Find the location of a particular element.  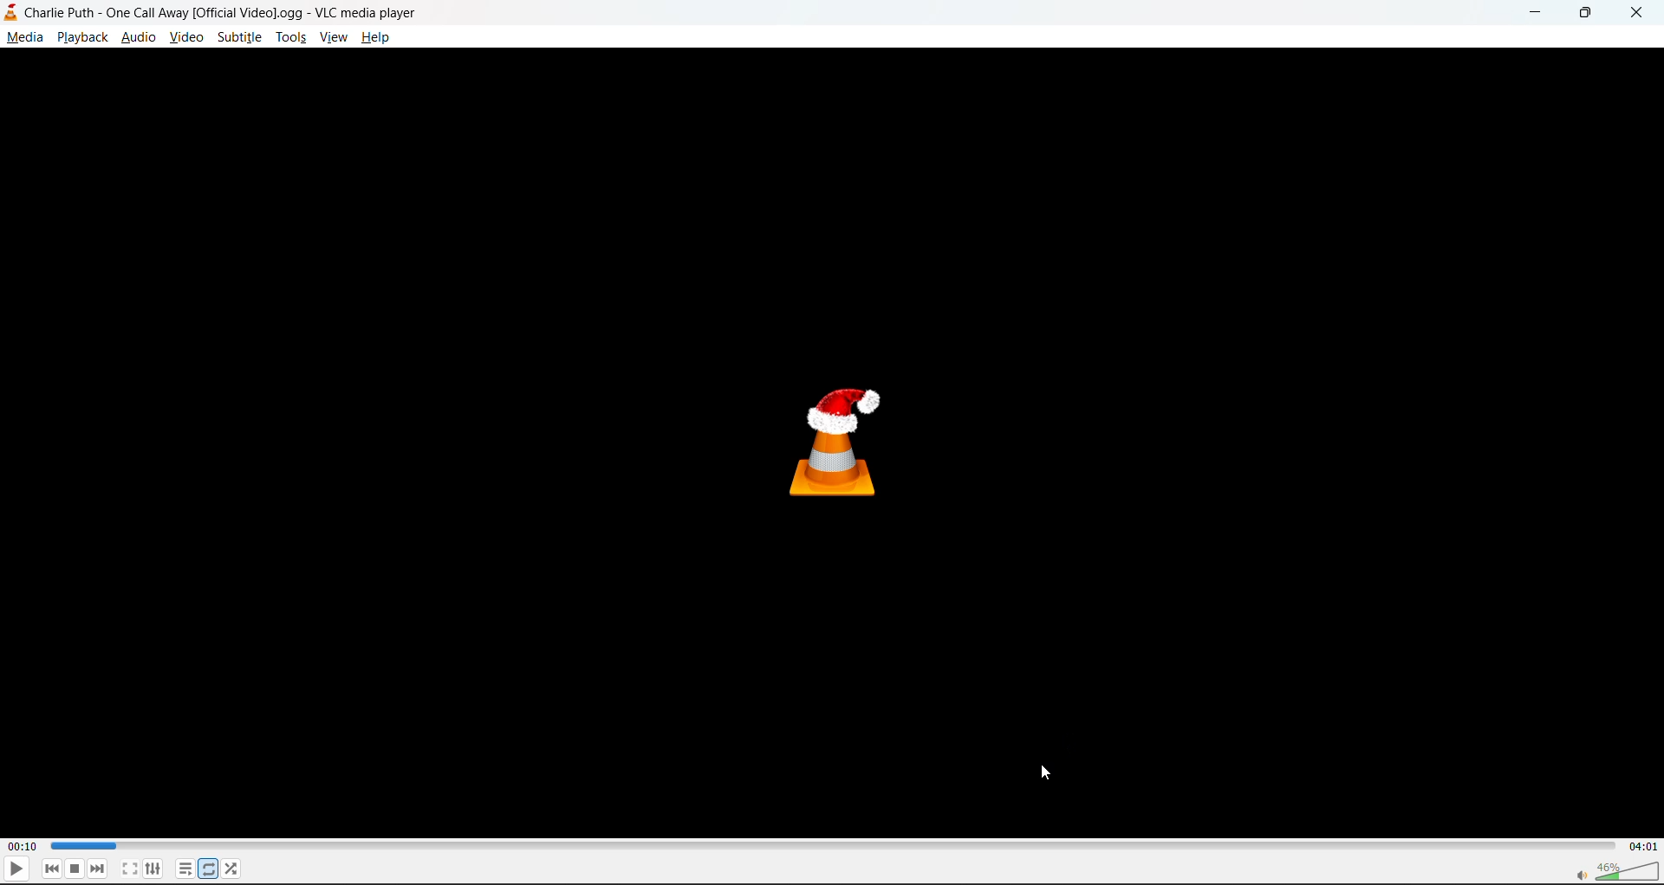

loop is located at coordinates (209, 869).